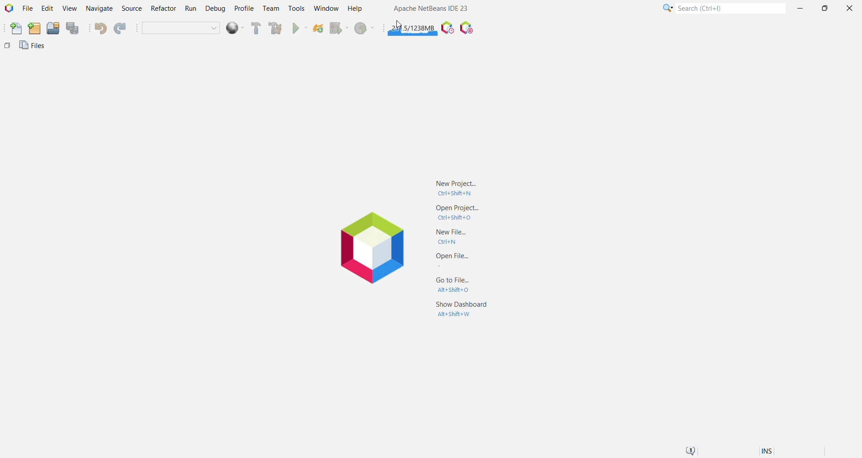 This screenshot has width=862, height=458. What do you see at coordinates (214, 9) in the screenshot?
I see `Debug ` at bounding box center [214, 9].